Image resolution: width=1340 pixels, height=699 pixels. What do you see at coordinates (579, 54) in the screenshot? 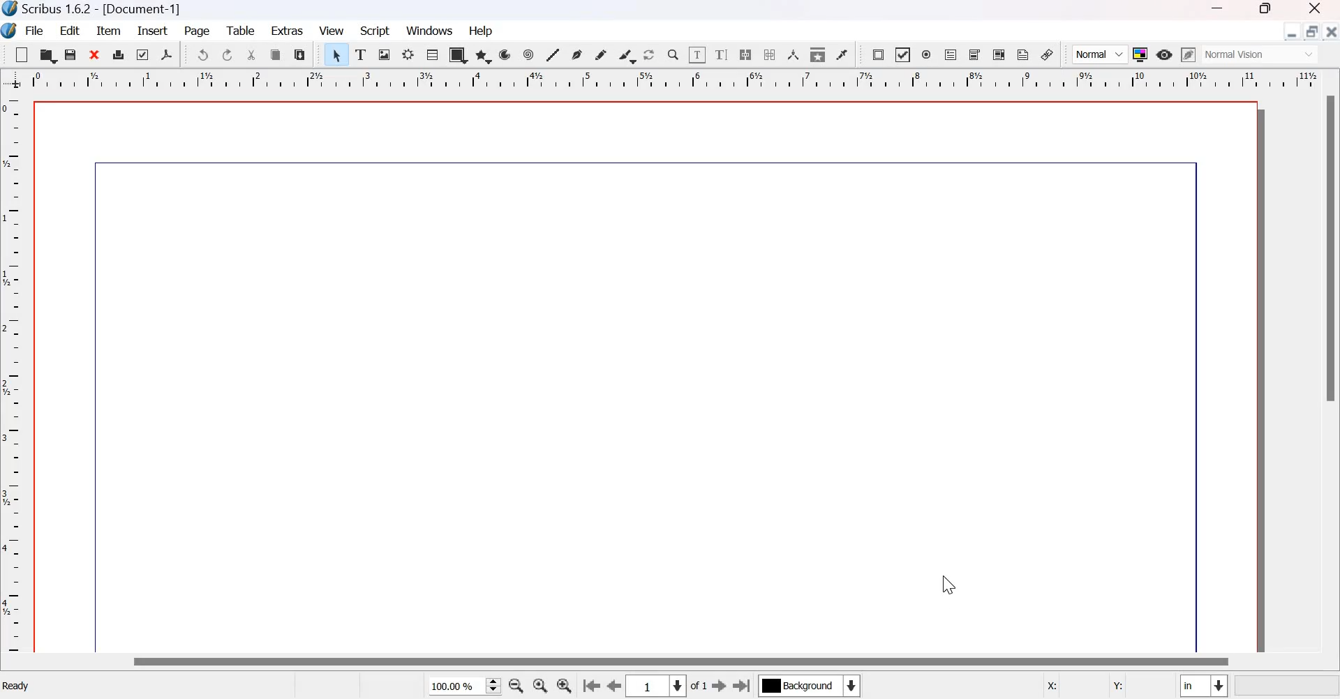
I see `bezier curve` at bounding box center [579, 54].